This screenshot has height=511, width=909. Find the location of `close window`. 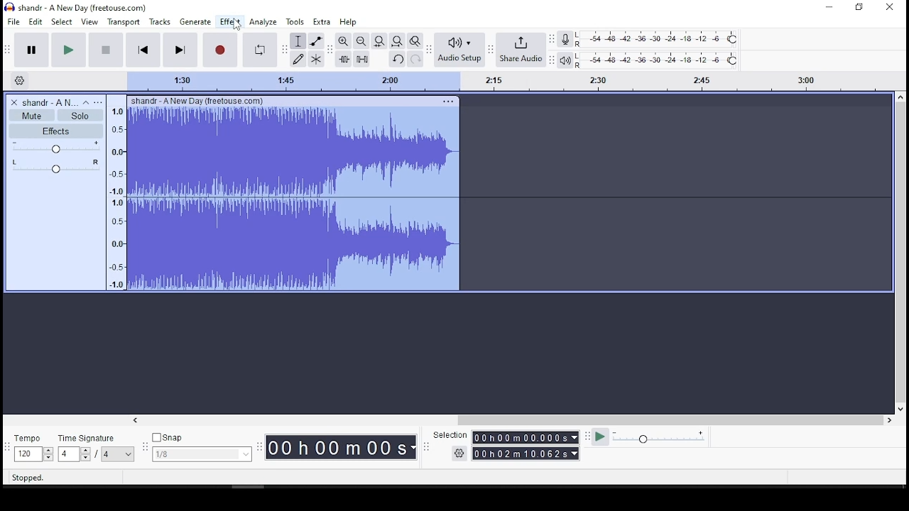

close window is located at coordinates (891, 8).